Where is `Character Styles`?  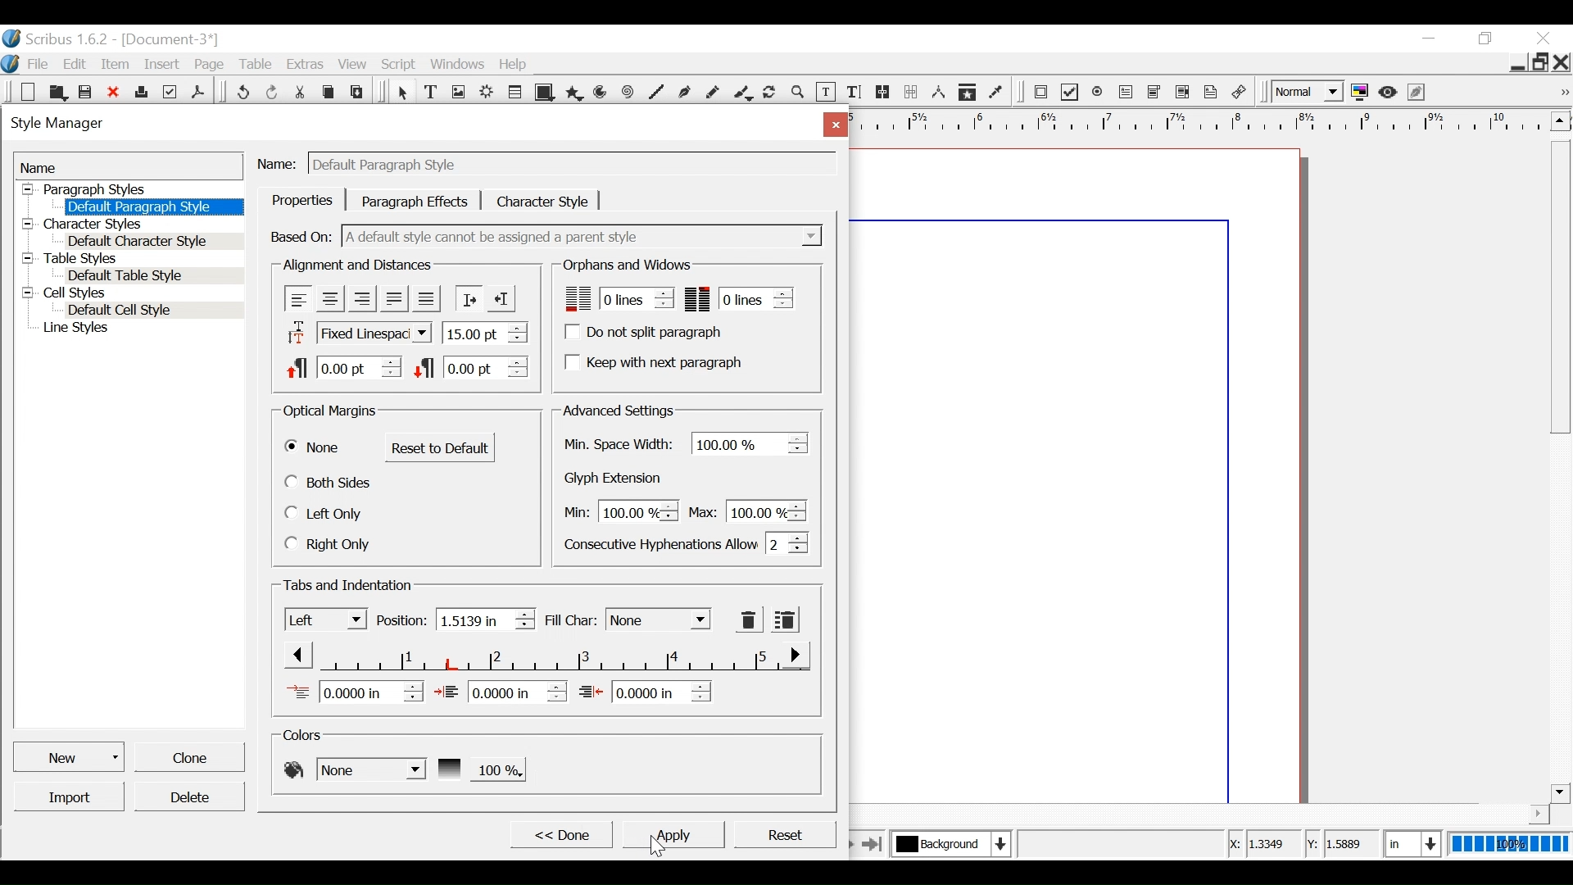
Character Styles is located at coordinates (129, 225).